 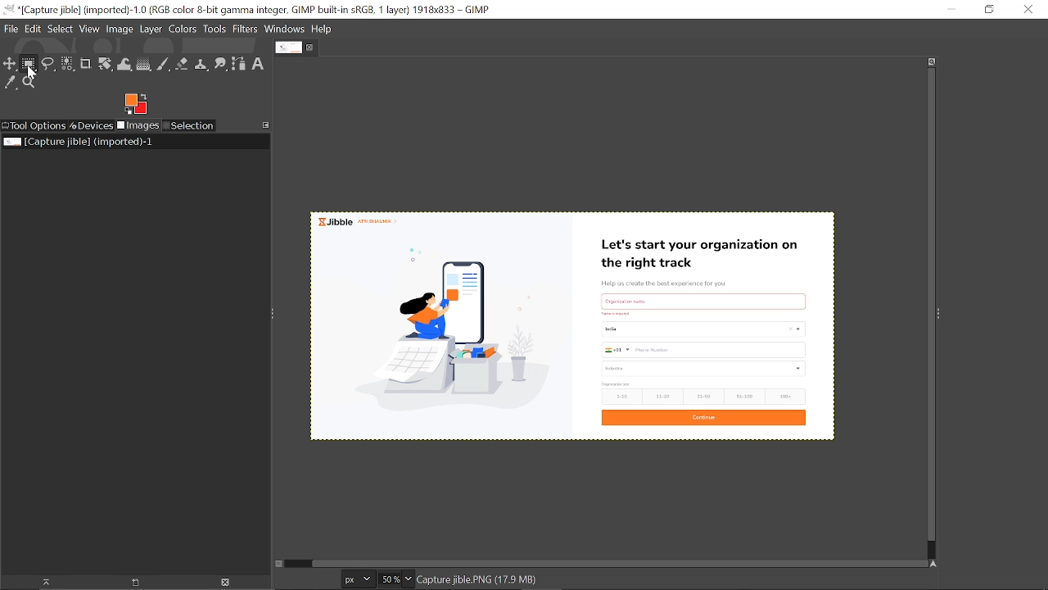 What do you see at coordinates (933, 563) in the screenshot?
I see `Navigate this window` at bounding box center [933, 563].